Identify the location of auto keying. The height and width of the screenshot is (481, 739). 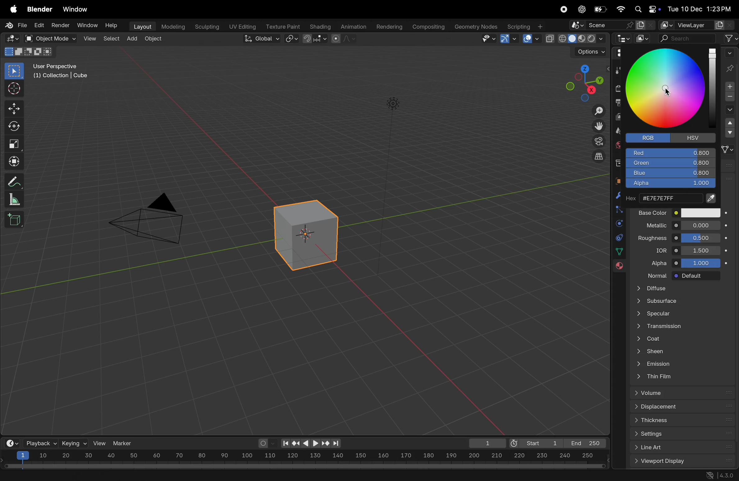
(266, 443).